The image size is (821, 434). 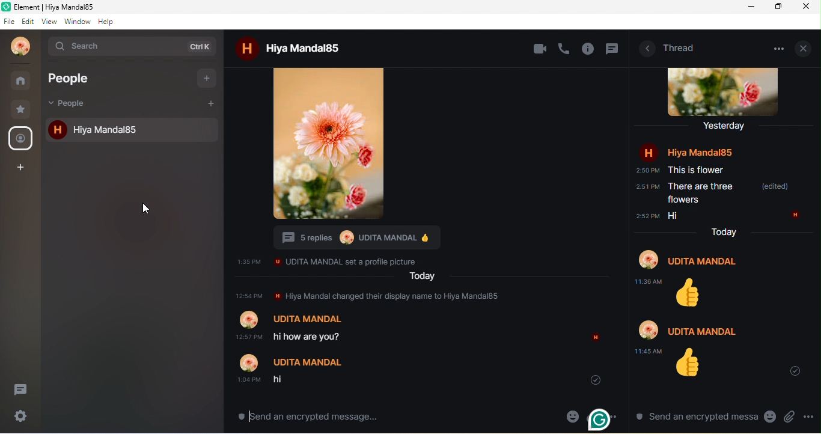 I want to click on add, so click(x=207, y=78).